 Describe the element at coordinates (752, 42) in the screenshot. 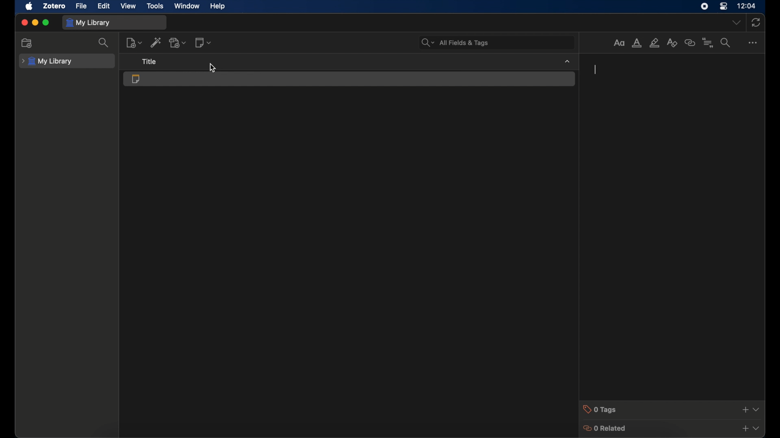

I see `more options` at that location.